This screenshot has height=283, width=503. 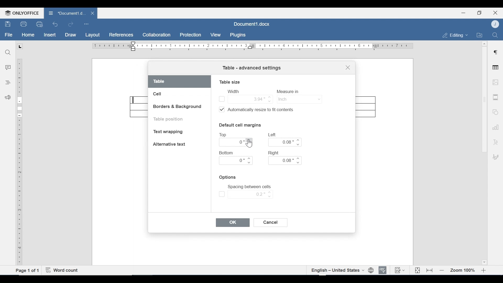 I want to click on OnlyOffice, so click(x=21, y=13).